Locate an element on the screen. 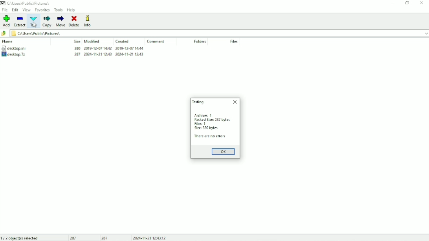 The height and width of the screenshot is (241, 429). Close is located at coordinates (422, 3).